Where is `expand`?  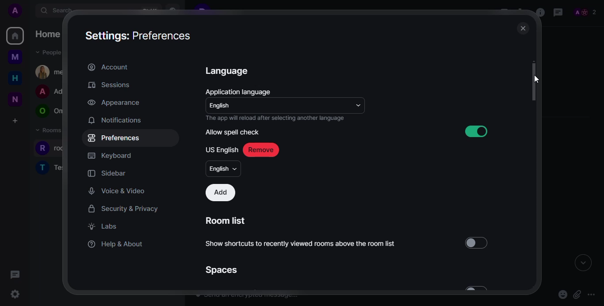
expand is located at coordinates (583, 264).